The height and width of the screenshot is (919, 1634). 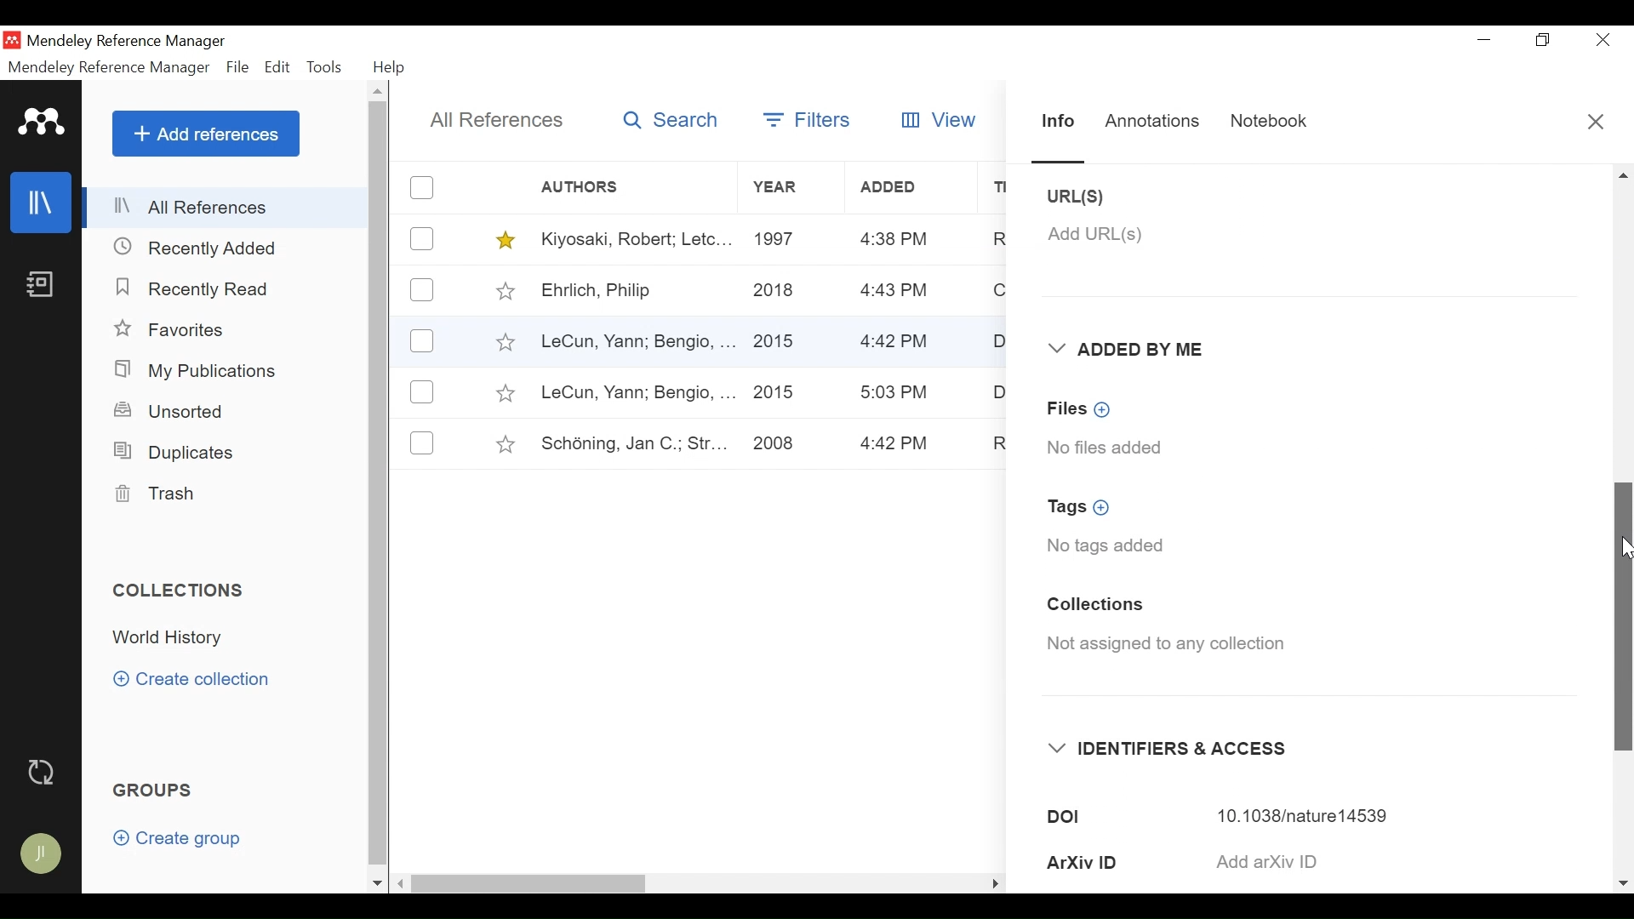 What do you see at coordinates (422, 442) in the screenshot?
I see `(un)select` at bounding box center [422, 442].